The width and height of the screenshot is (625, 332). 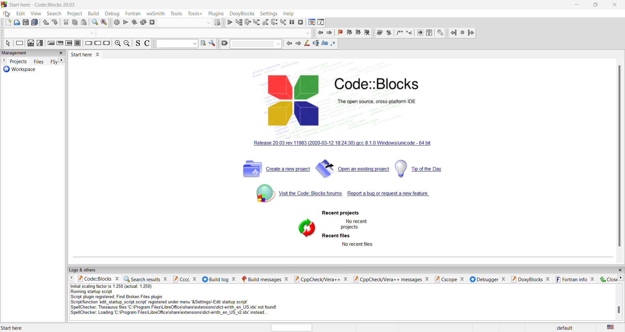 What do you see at coordinates (274, 23) in the screenshot?
I see `next instruction` at bounding box center [274, 23].